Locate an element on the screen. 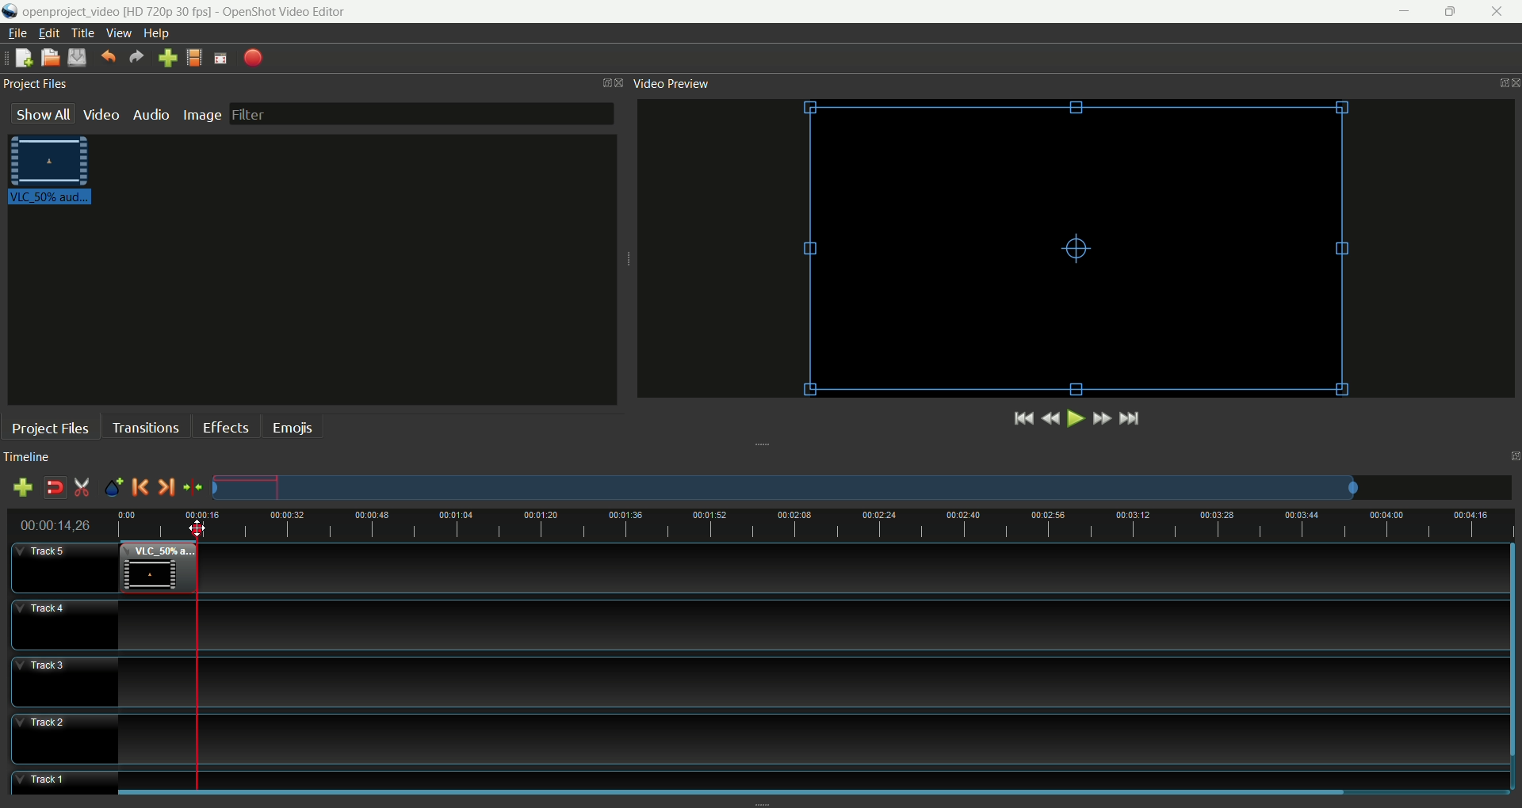  openproject_video [HD 720p 30 fps] - OpenShot Video Editor is located at coordinates (206, 10).